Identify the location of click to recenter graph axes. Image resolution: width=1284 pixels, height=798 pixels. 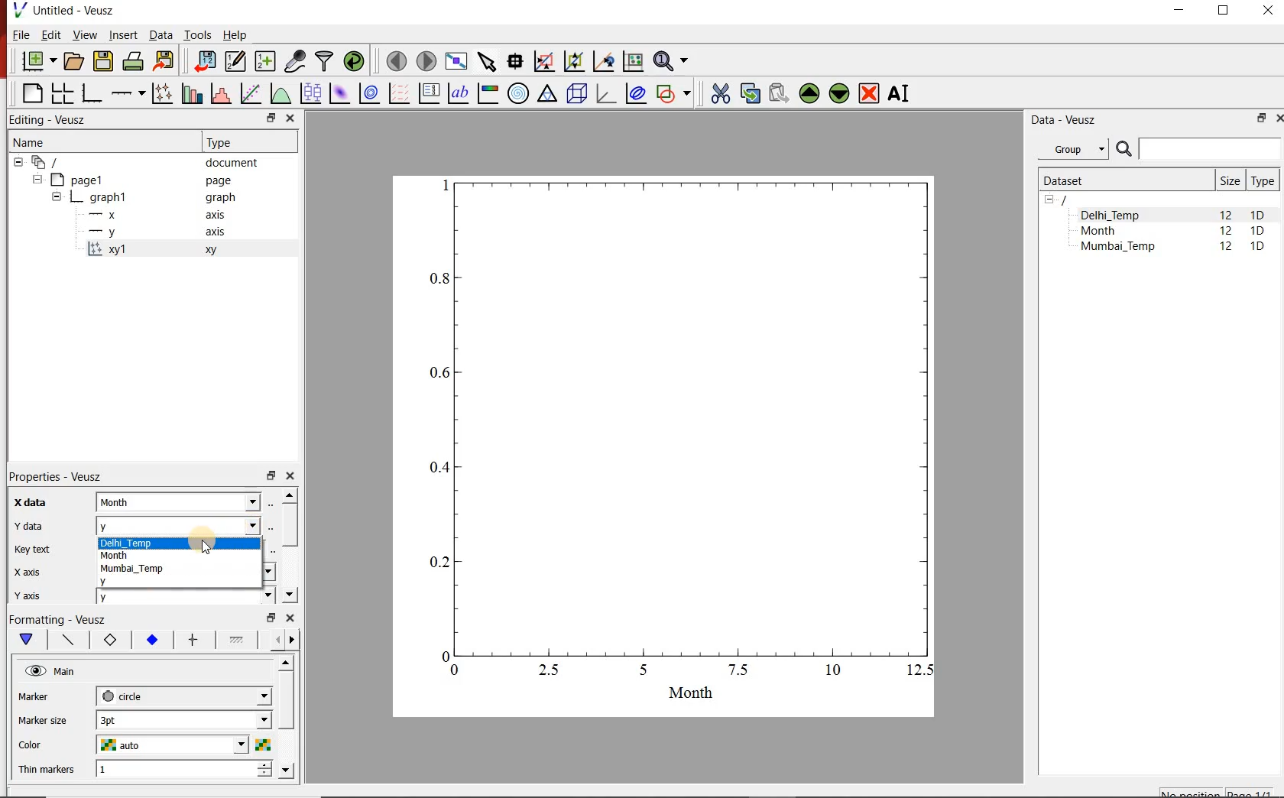
(603, 62).